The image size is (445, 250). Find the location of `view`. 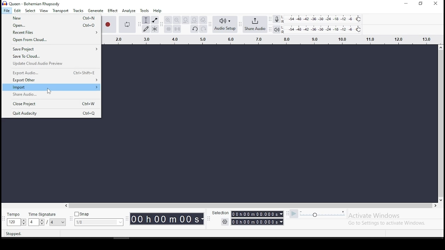

view is located at coordinates (44, 11).